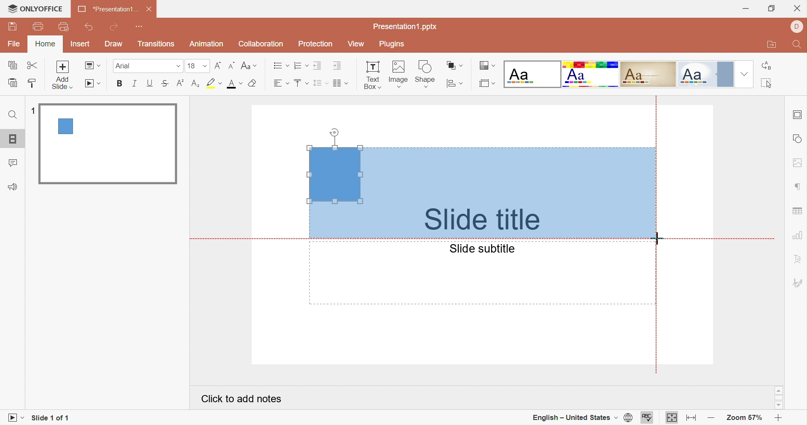  What do you see at coordinates (198, 66) in the screenshot?
I see `Font size` at bounding box center [198, 66].